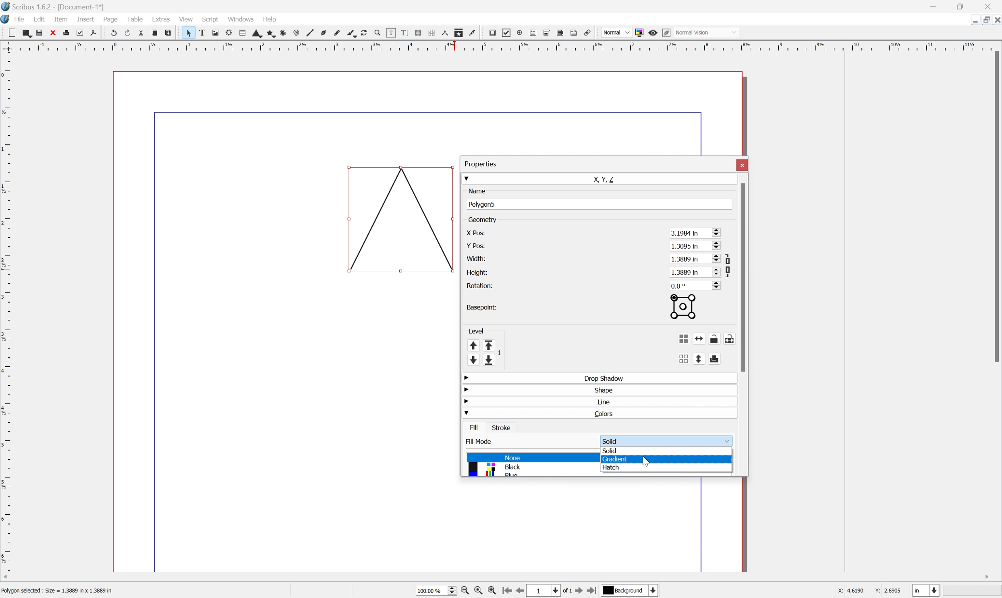  I want to click on 100.00 %, so click(431, 591).